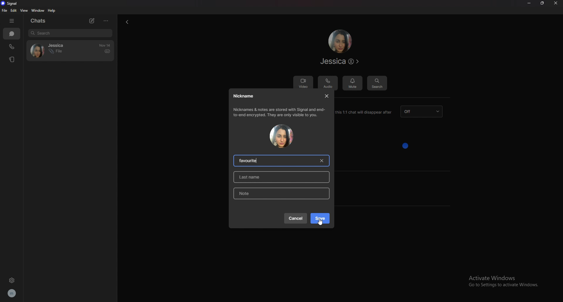 The width and height of the screenshot is (563, 302). What do you see at coordinates (529, 4) in the screenshot?
I see `minimize` at bounding box center [529, 4].